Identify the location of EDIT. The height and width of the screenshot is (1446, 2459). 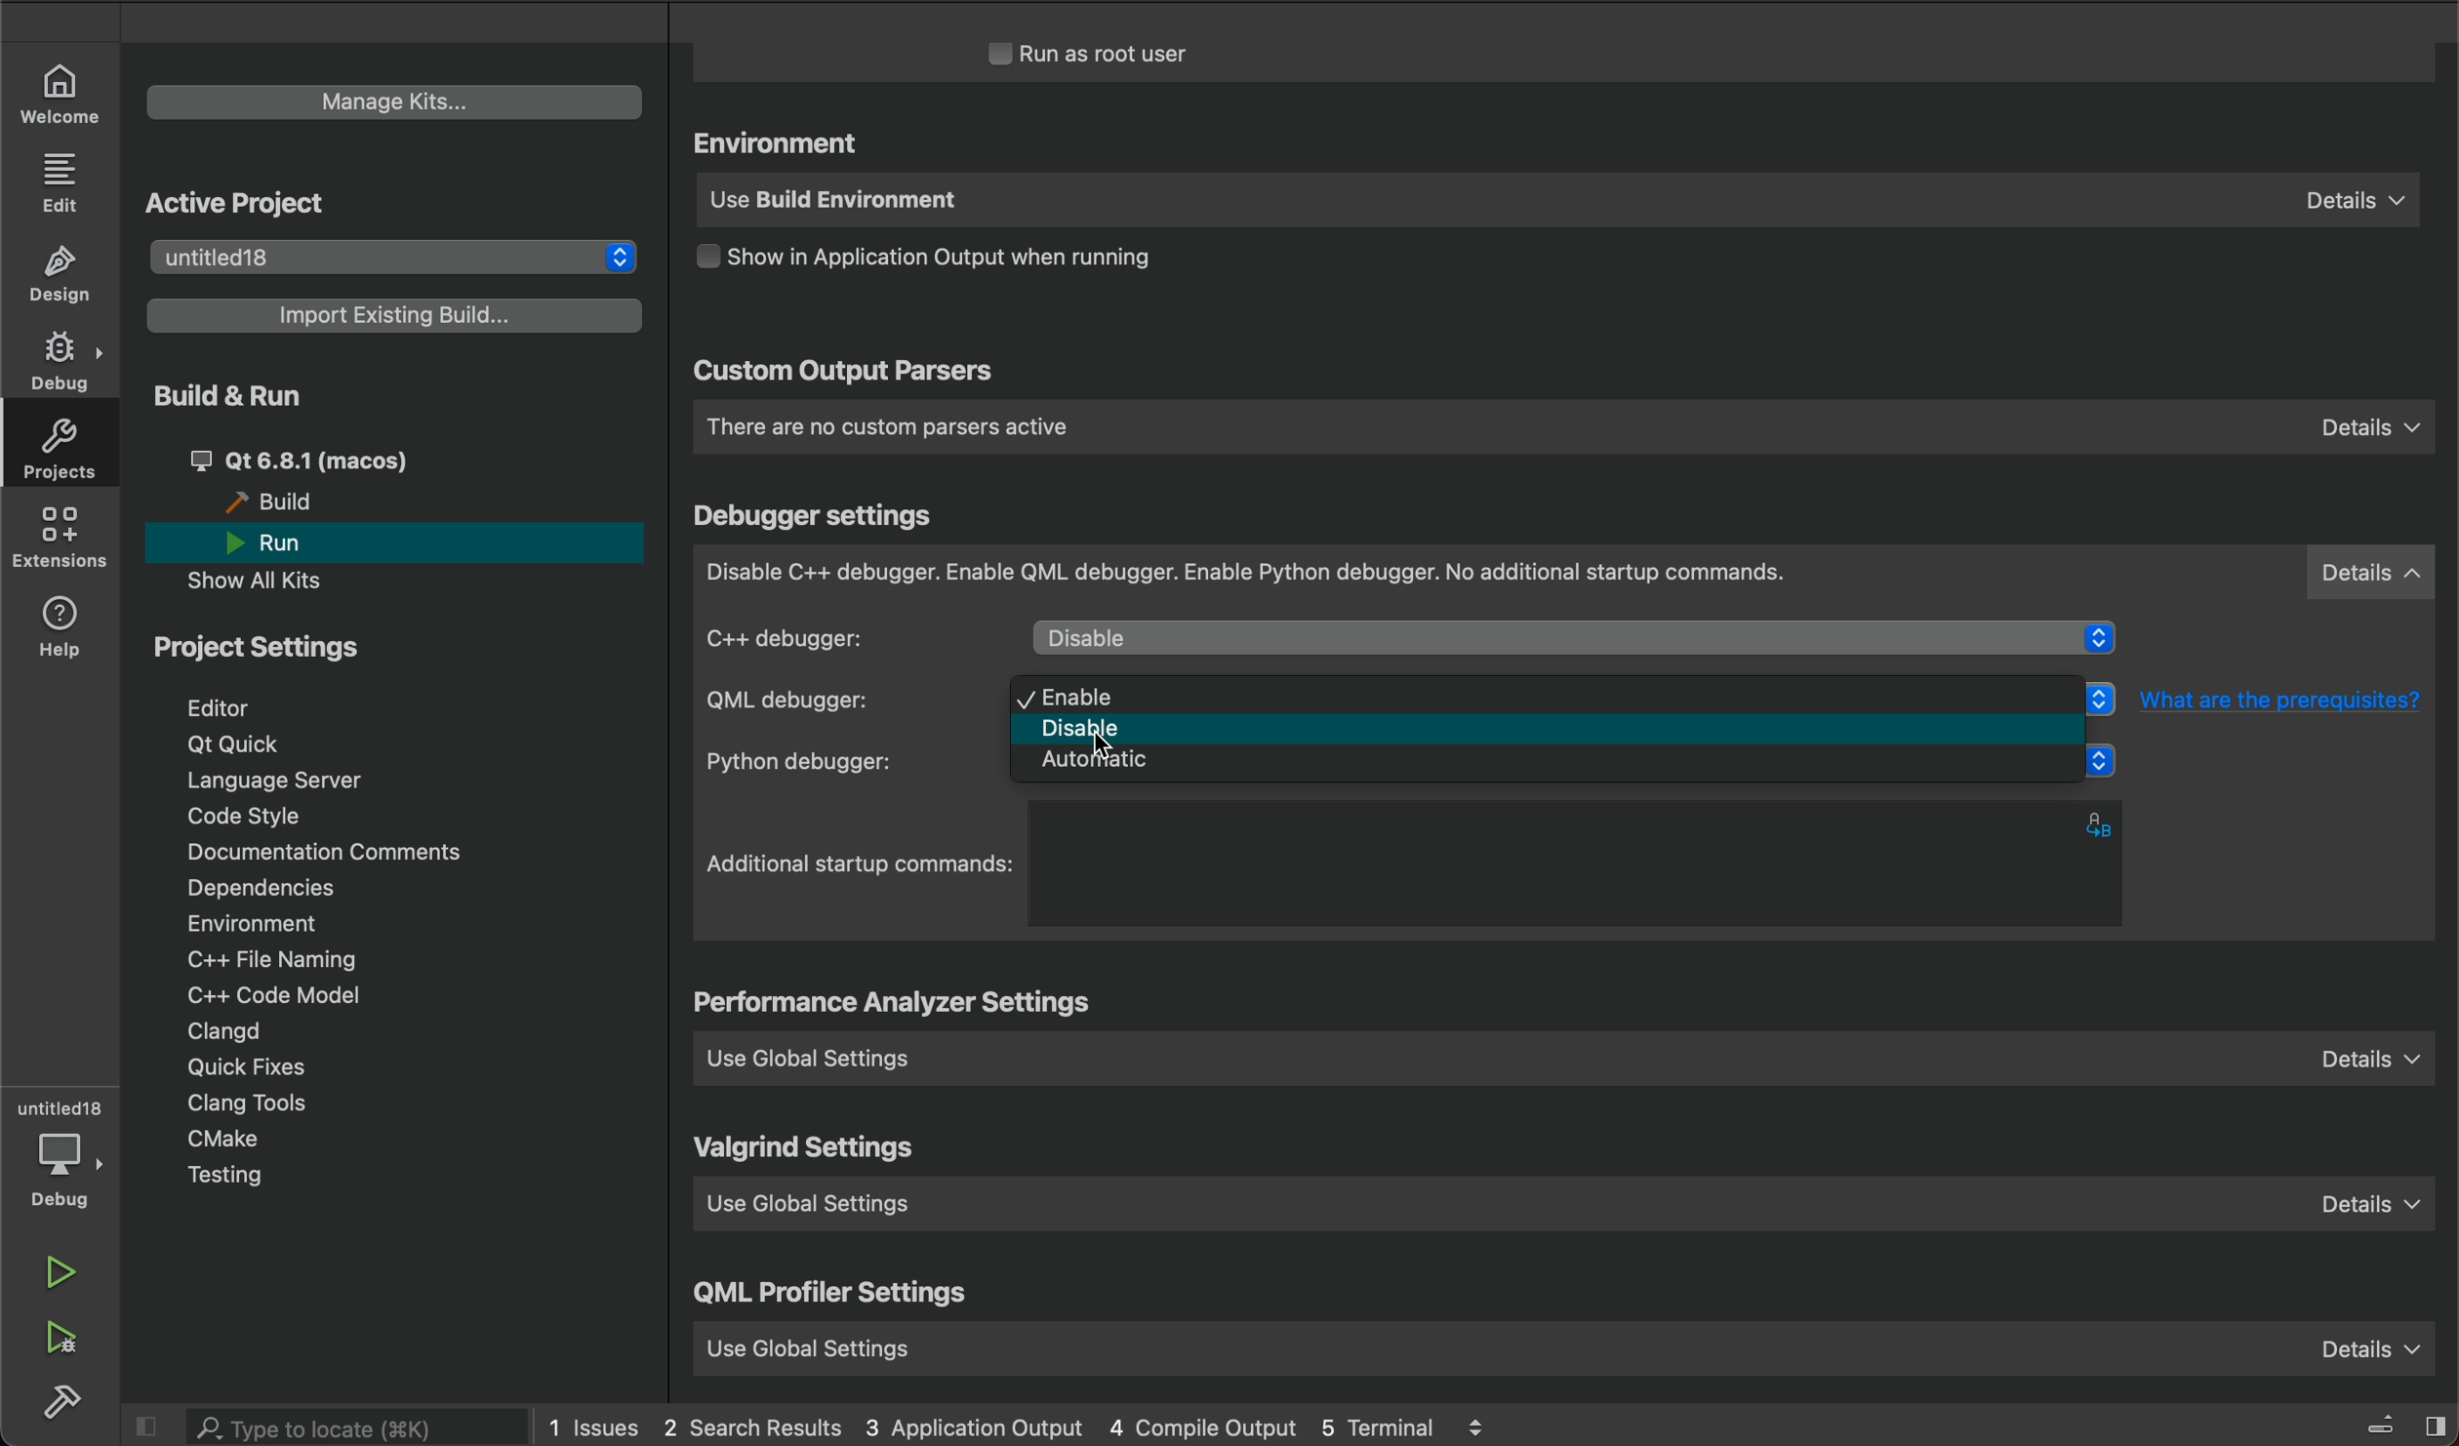
(63, 181).